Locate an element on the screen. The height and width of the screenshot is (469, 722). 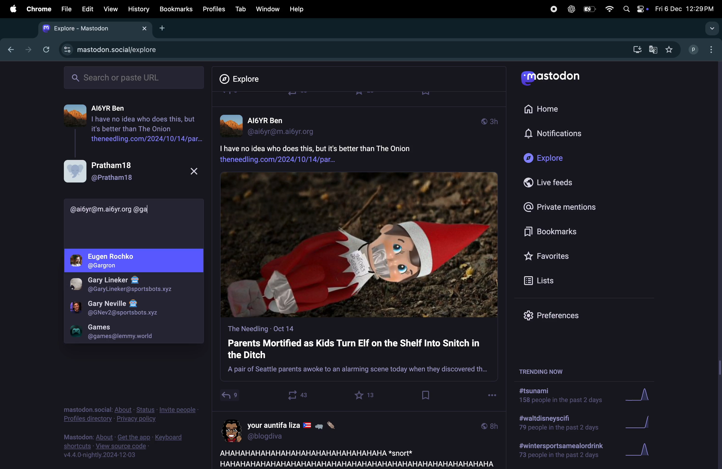
Explore is located at coordinates (547, 158).